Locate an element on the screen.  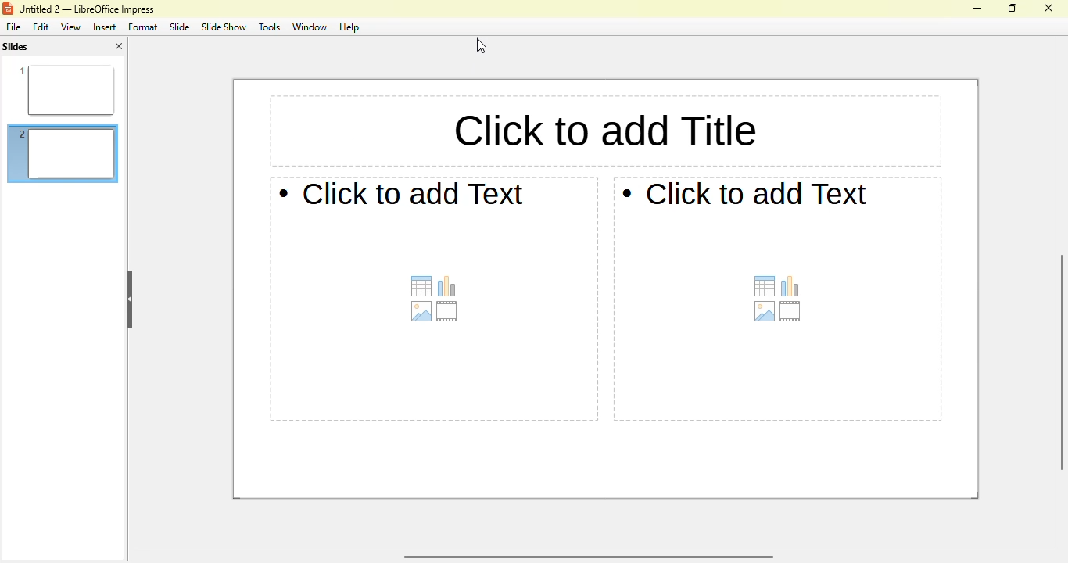
view is located at coordinates (70, 27).